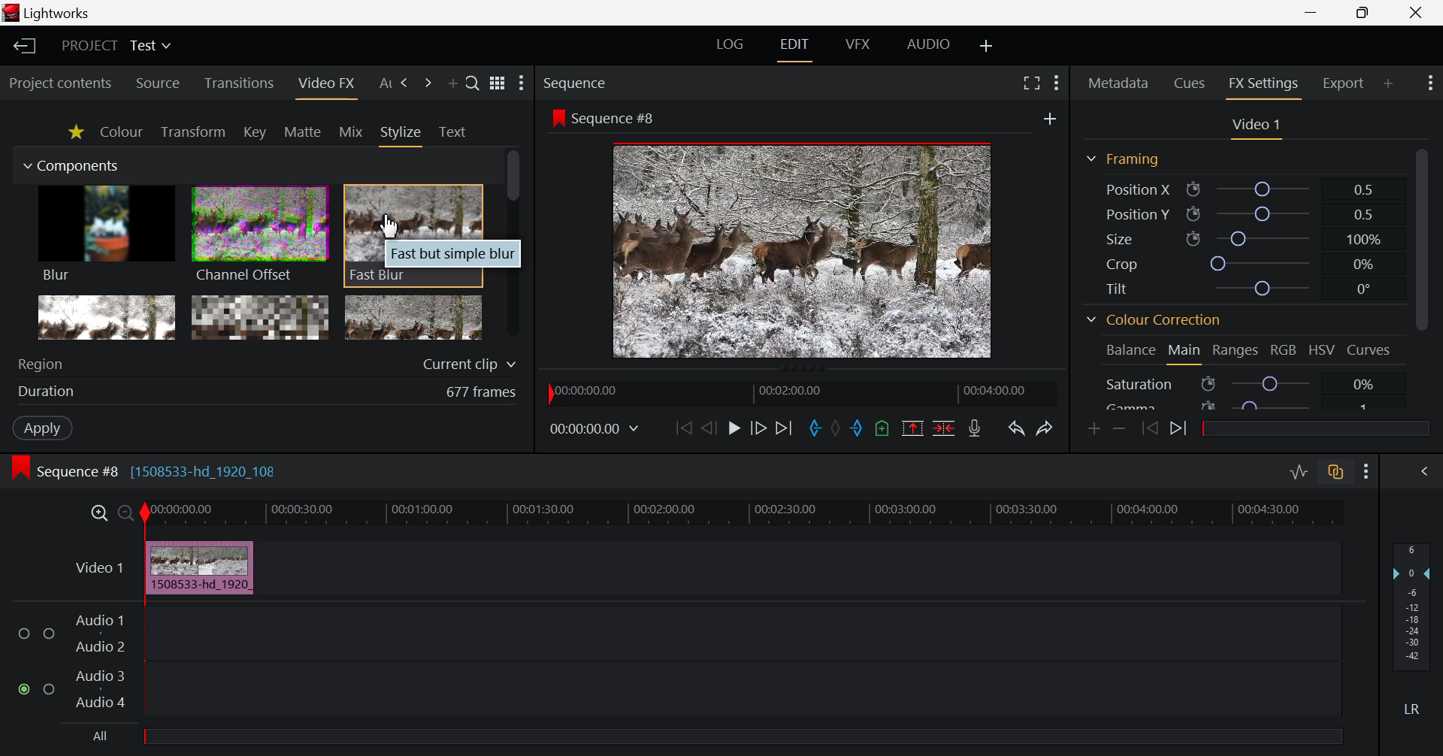 This screenshot has height=756, width=1443. What do you see at coordinates (797, 50) in the screenshot?
I see `EDIT Layout` at bounding box center [797, 50].